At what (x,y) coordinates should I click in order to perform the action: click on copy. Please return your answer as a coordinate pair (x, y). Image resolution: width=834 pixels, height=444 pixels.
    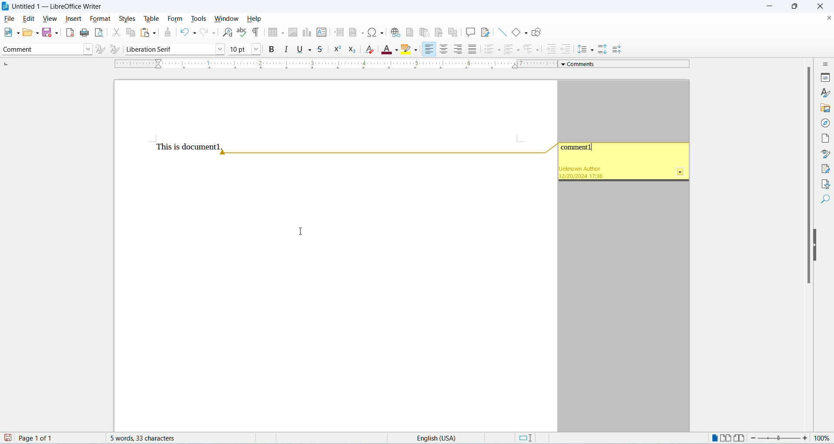
    Looking at the image, I should click on (130, 34).